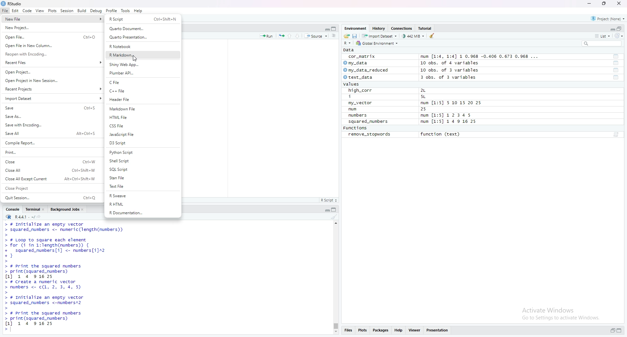 This screenshot has height=337, width=627. What do you see at coordinates (143, 55) in the screenshot?
I see `R Markdown.` at bounding box center [143, 55].